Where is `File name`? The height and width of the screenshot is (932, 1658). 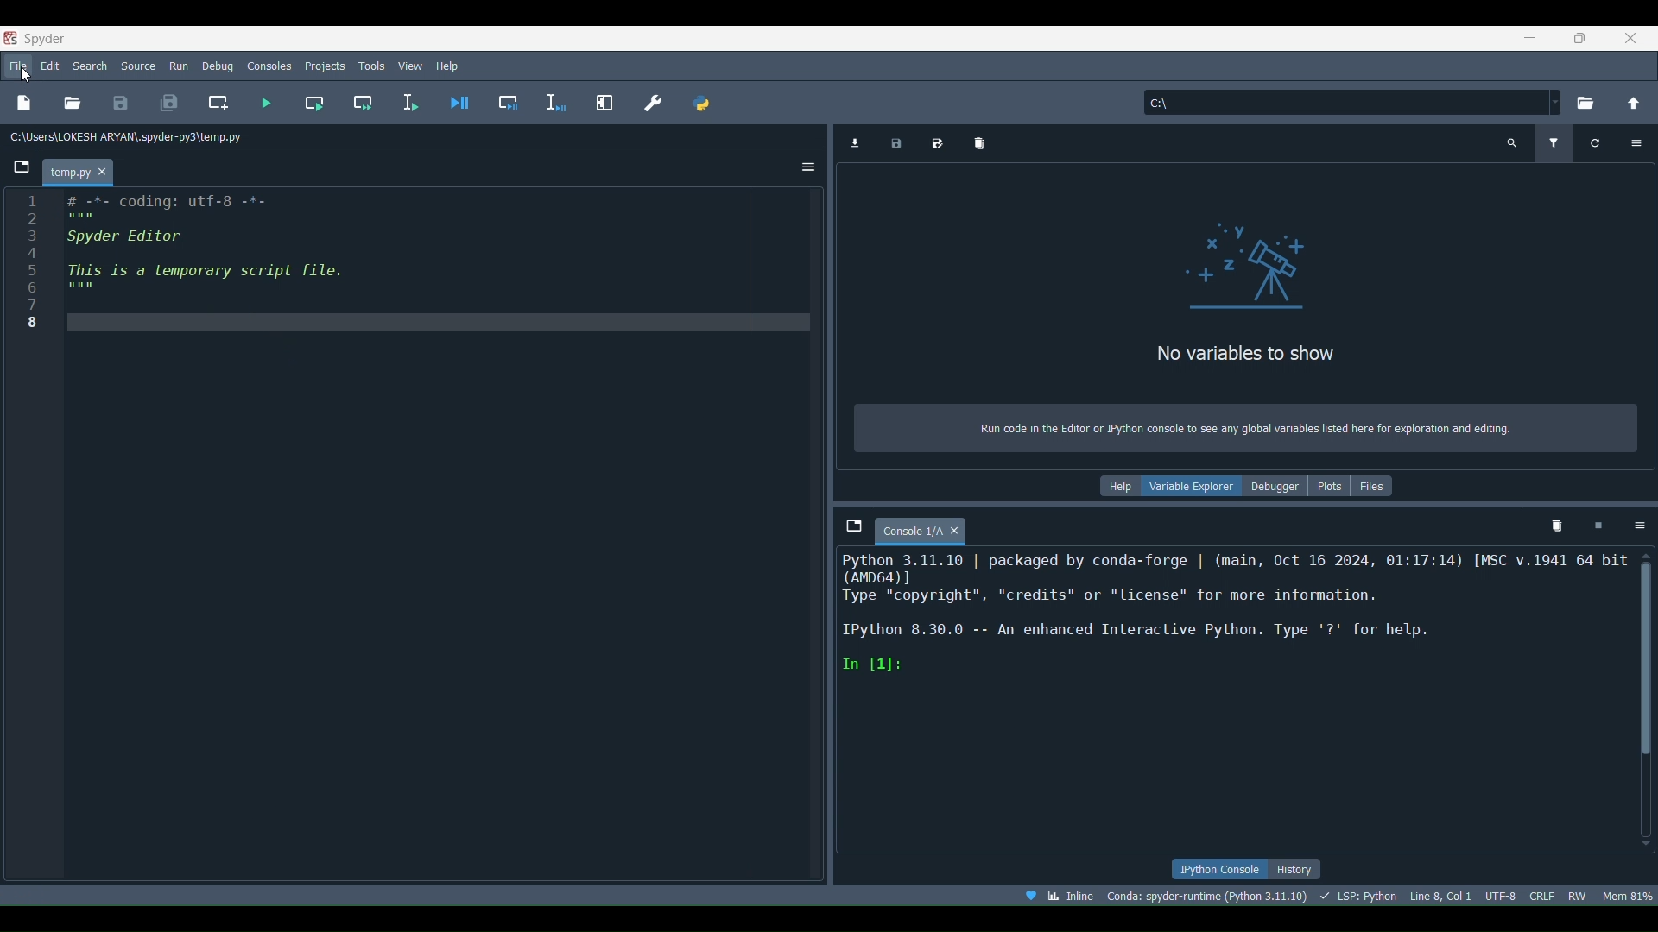 File name is located at coordinates (84, 170).